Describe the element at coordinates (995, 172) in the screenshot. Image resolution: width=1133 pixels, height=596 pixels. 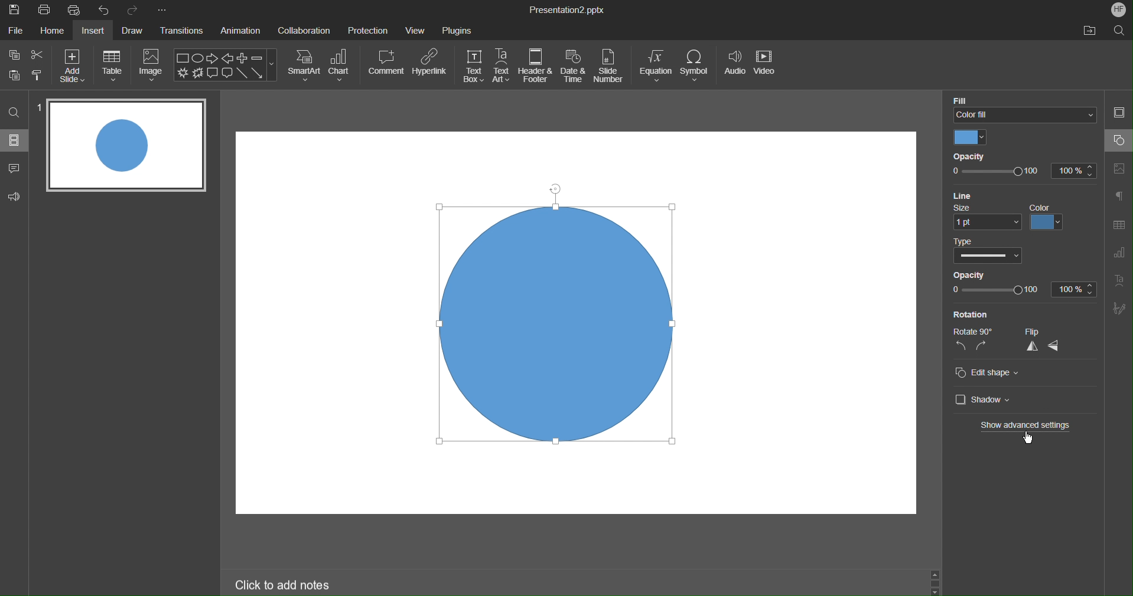
I see `opacity slider` at that location.